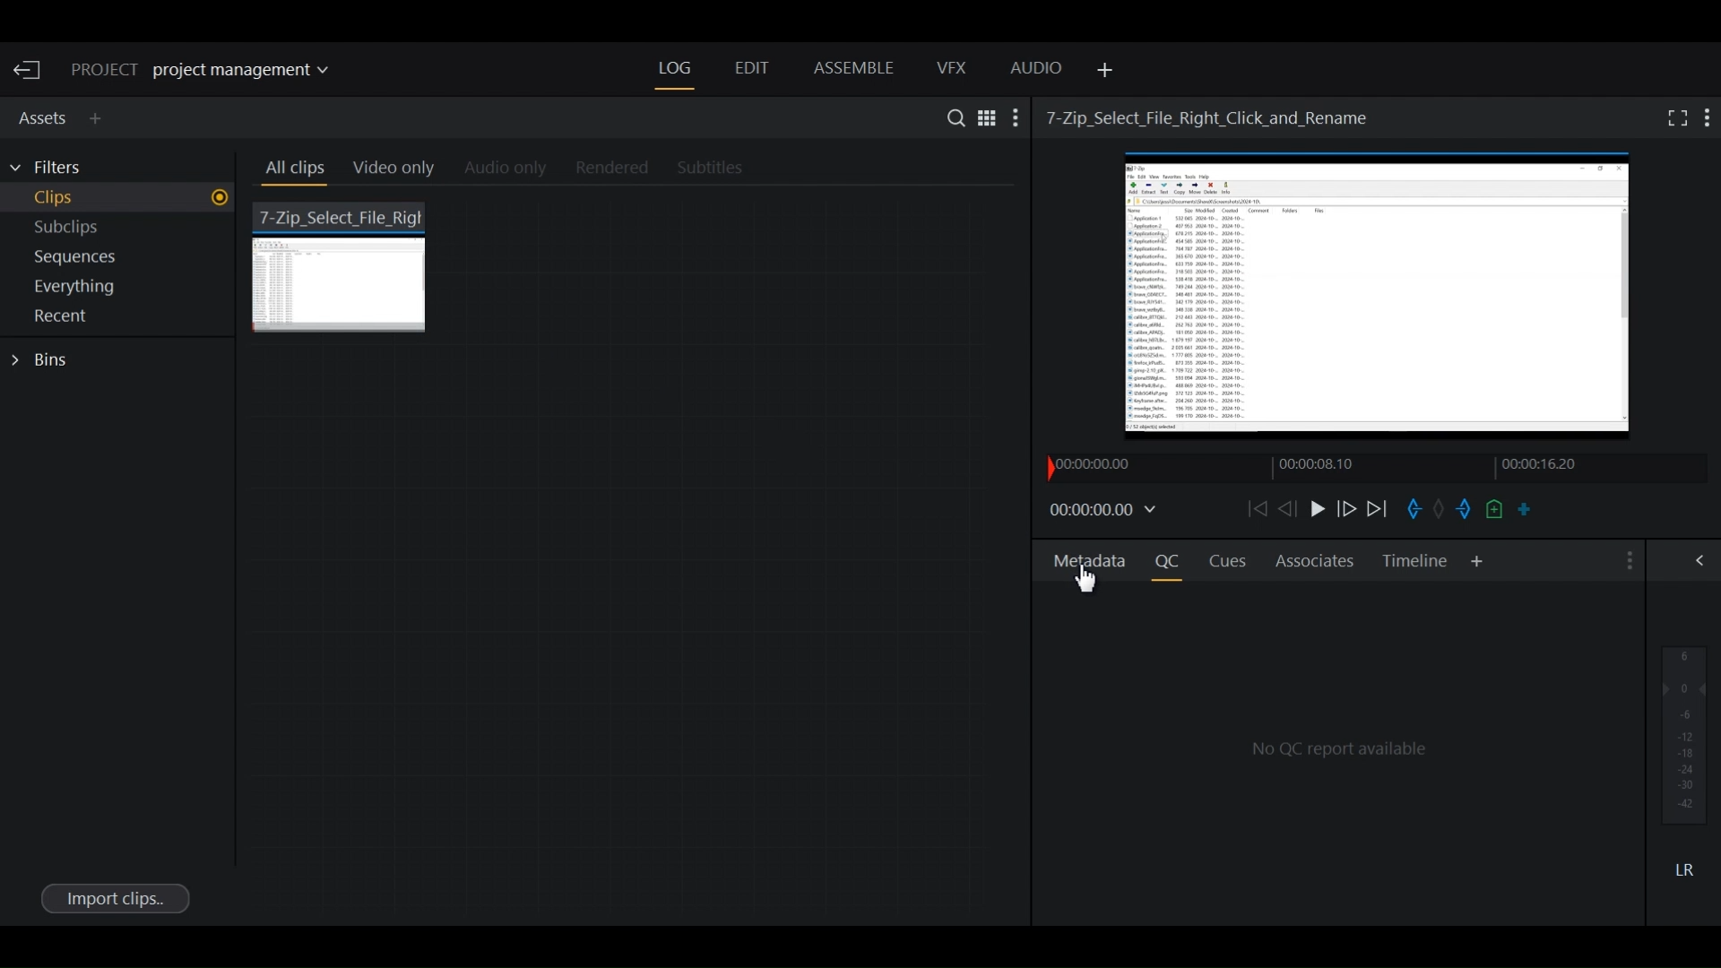  I want to click on Move Forward, so click(1383, 509).